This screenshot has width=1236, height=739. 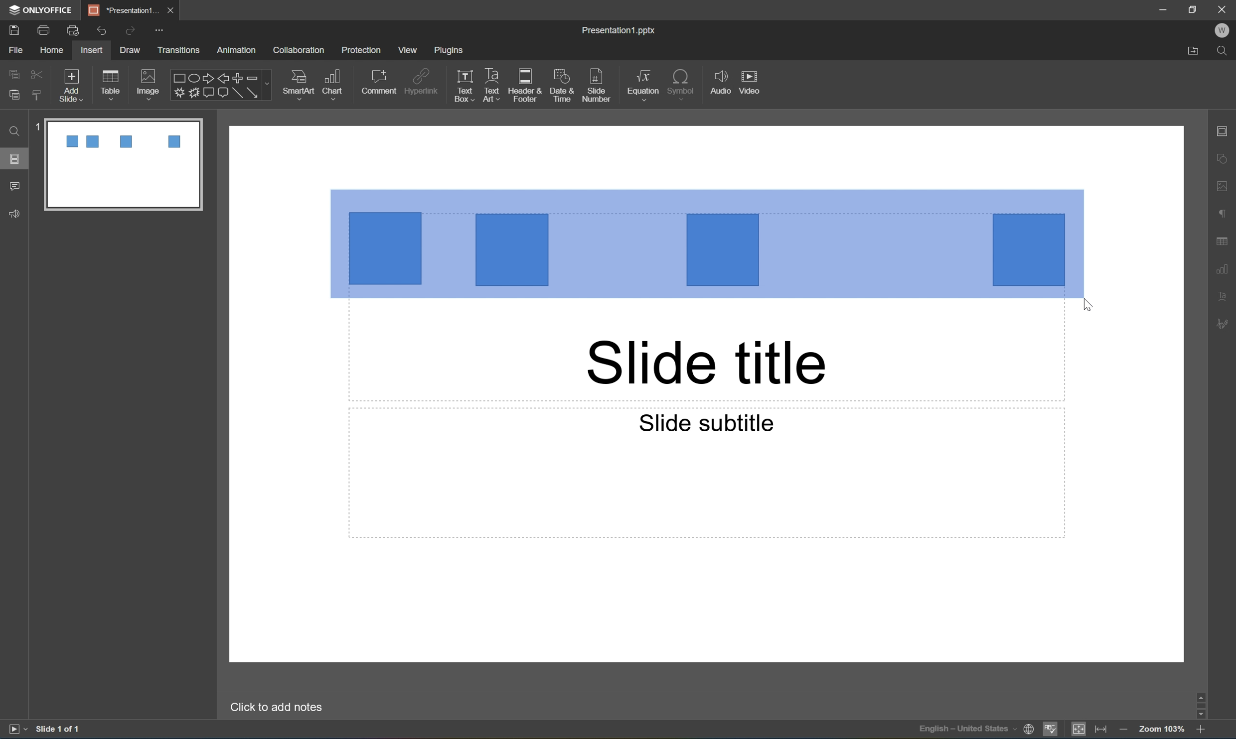 What do you see at coordinates (642, 83) in the screenshot?
I see `equation` at bounding box center [642, 83].